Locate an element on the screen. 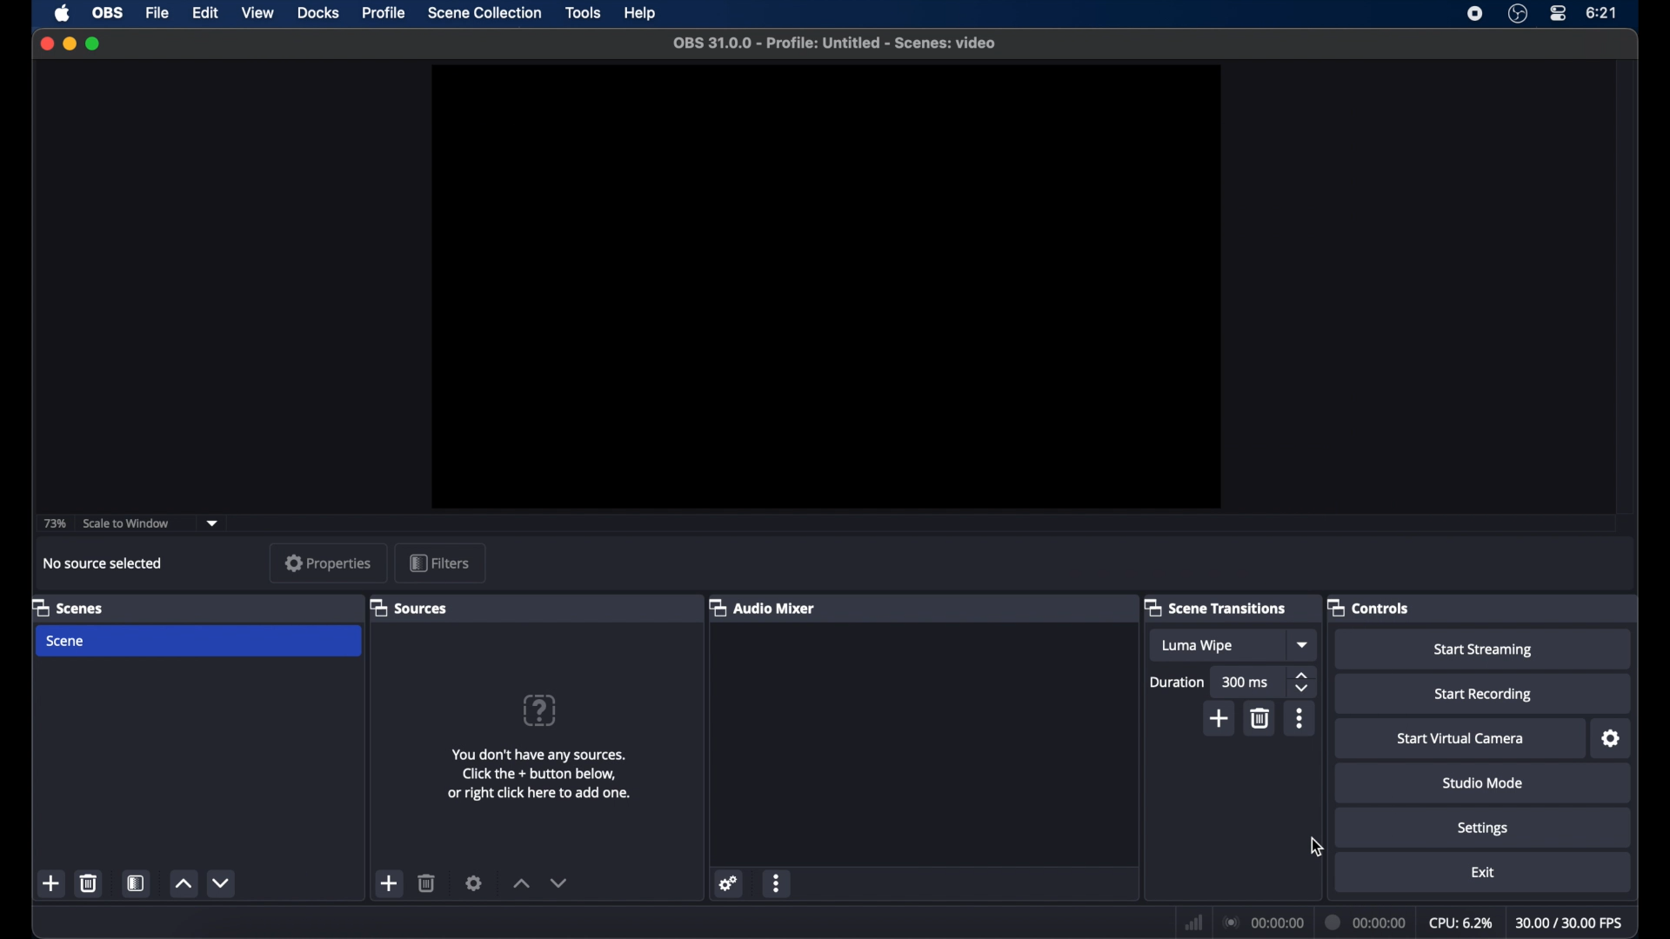 This screenshot has height=939, width=1670. sources is located at coordinates (411, 609).